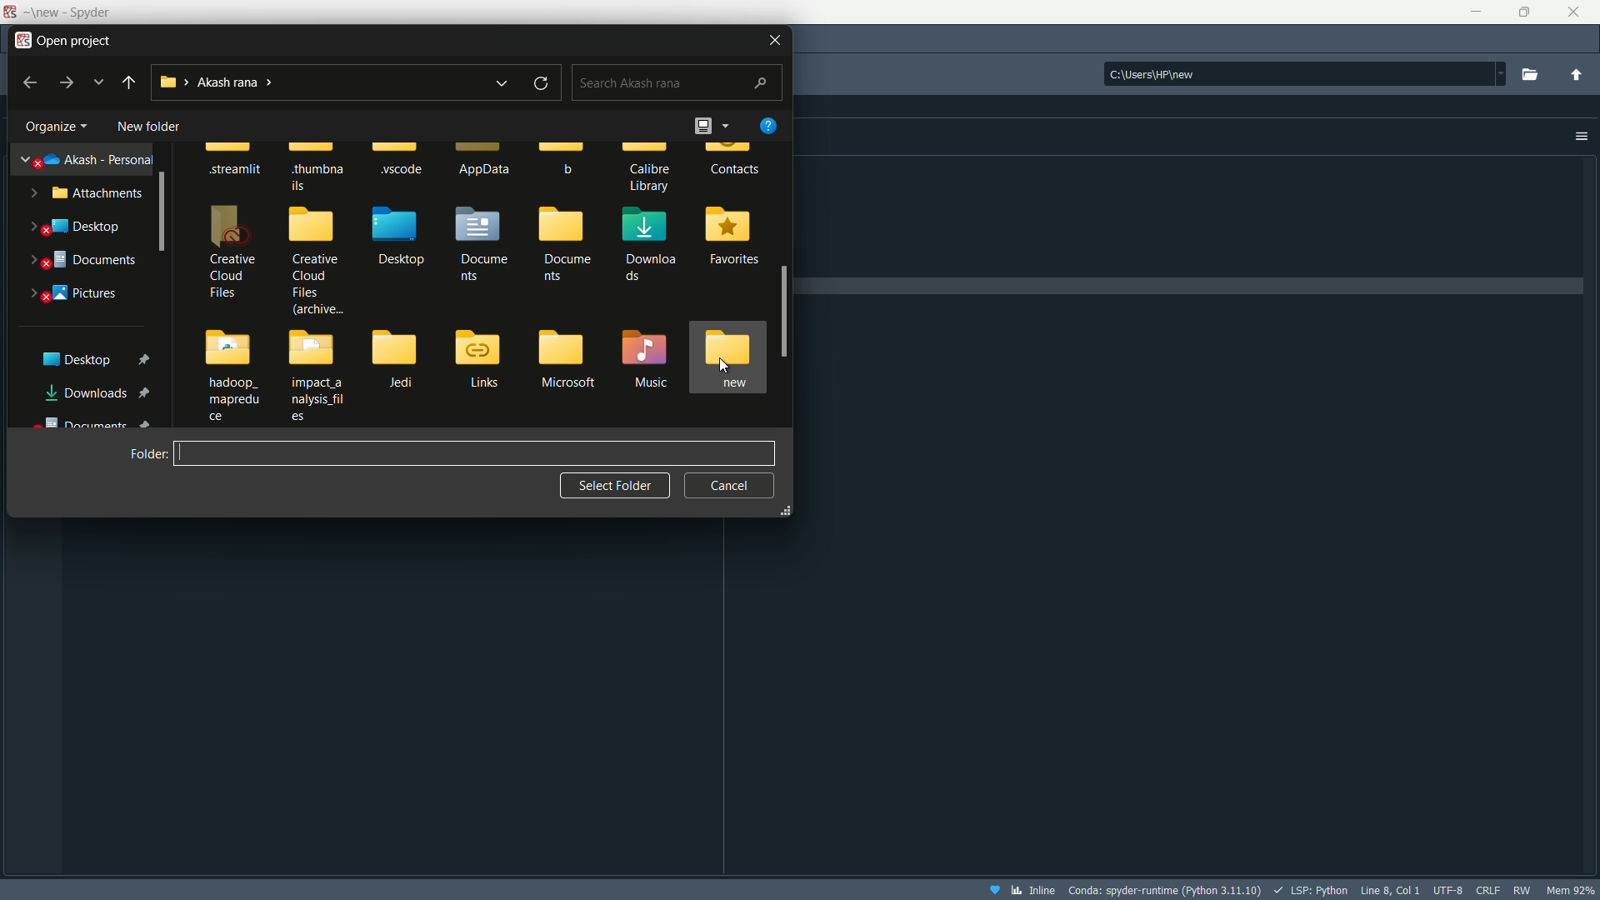 The width and height of the screenshot is (1600, 900). What do you see at coordinates (22, 38) in the screenshot?
I see `app logo` at bounding box center [22, 38].